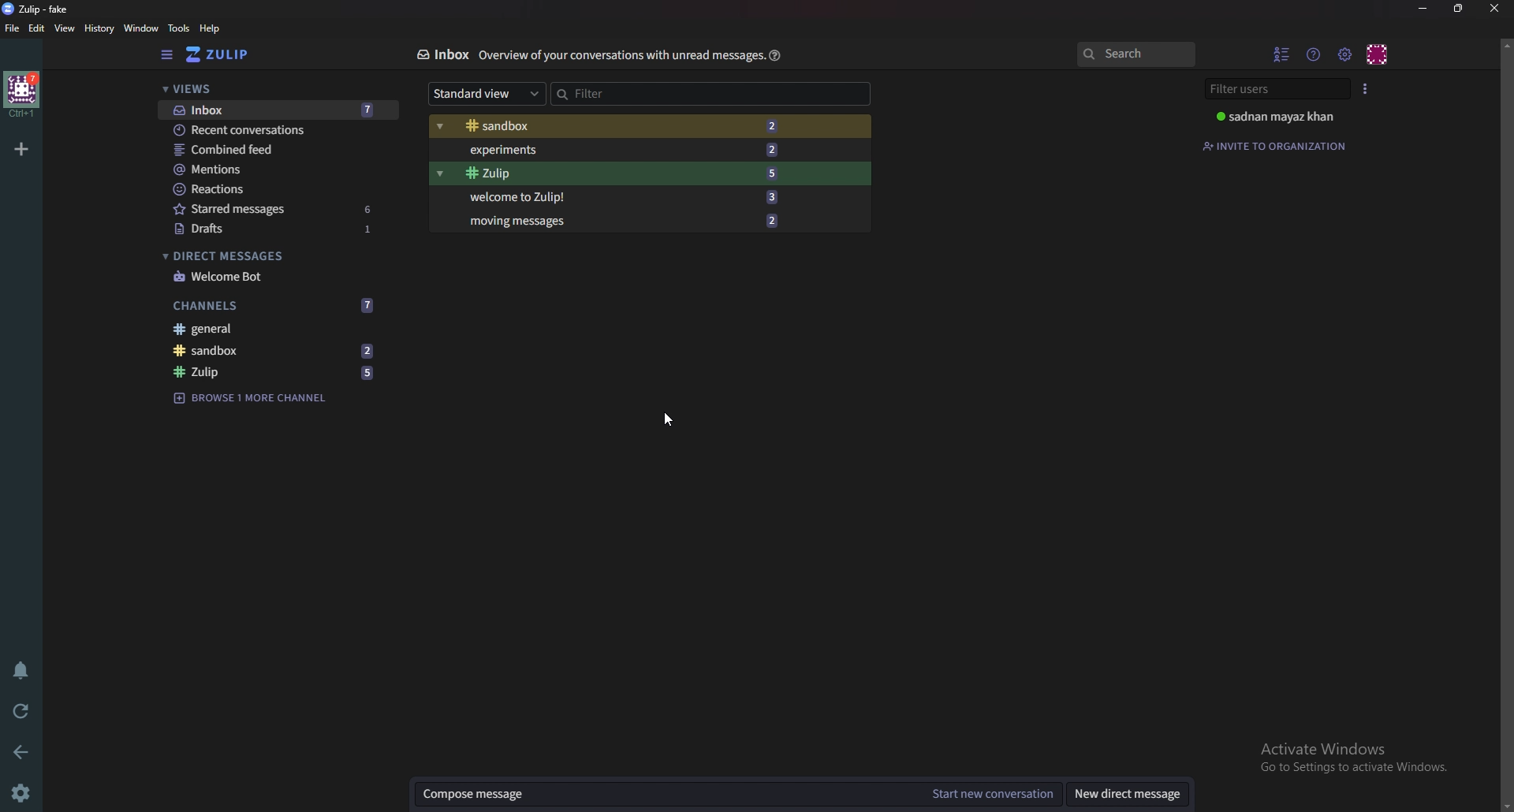 This screenshot has width=1514, height=812. I want to click on Edit, so click(37, 28).